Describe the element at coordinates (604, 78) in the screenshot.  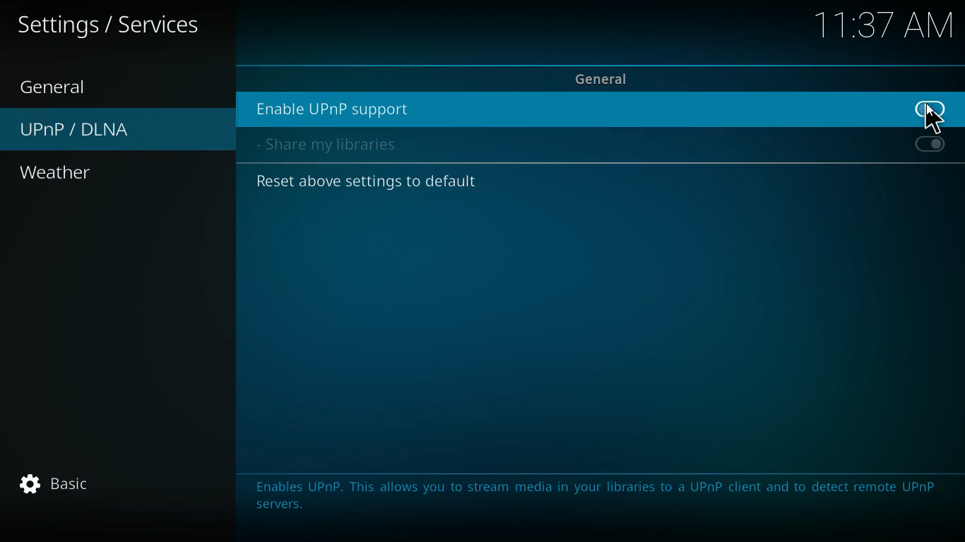
I see `general` at that location.